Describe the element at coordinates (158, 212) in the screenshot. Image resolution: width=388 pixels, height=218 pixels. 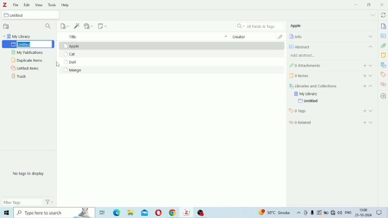
I see `` at that location.